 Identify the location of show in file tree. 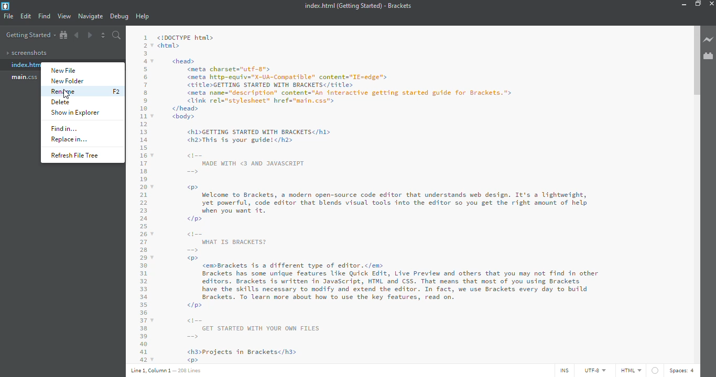
(63, 35).